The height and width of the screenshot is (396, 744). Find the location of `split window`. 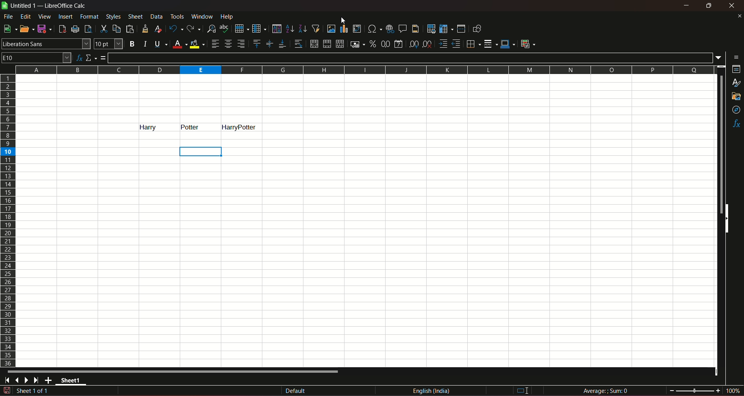

split window is located at coordinates (461, 29).